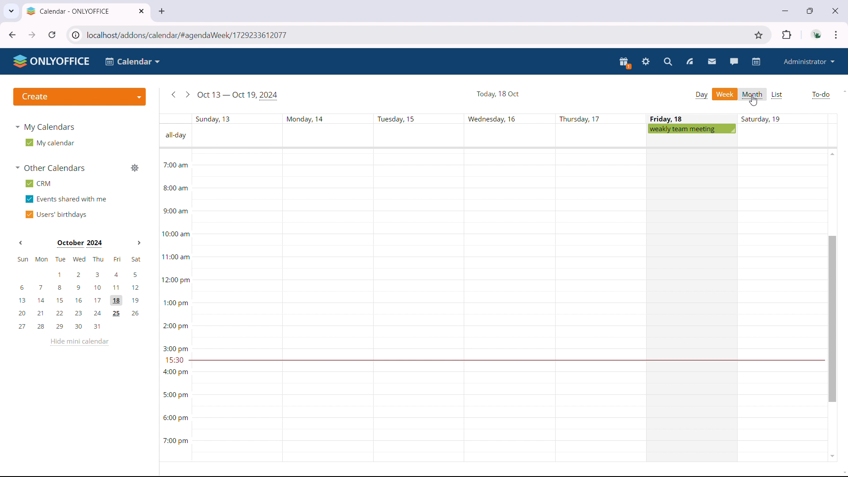 This screenshot has width=848, height=477. Describe the element at coordinates (21, 244) in the screenshot. I see `Previous month` at that location.